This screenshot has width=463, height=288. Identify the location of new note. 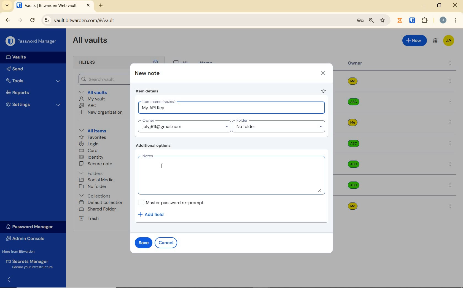
(147, 74).